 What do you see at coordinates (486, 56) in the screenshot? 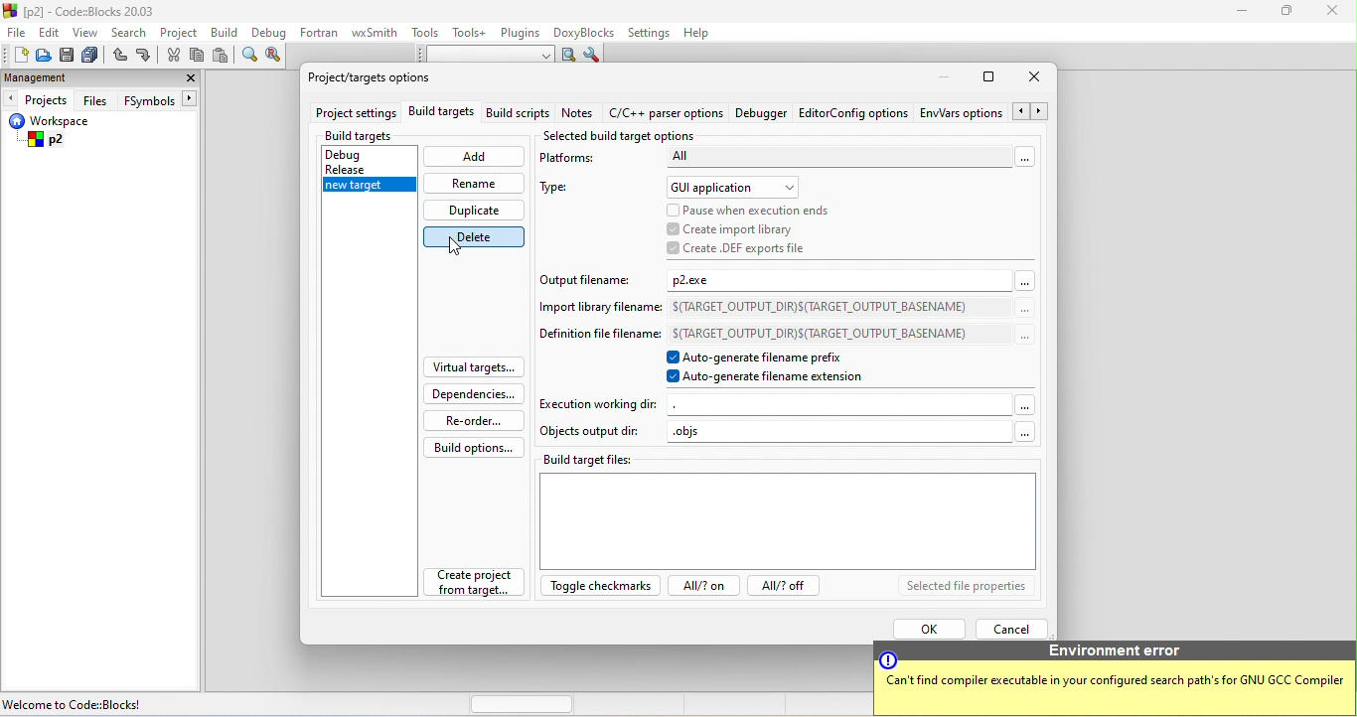
I see `text to search` at bounding box center [486, 56].